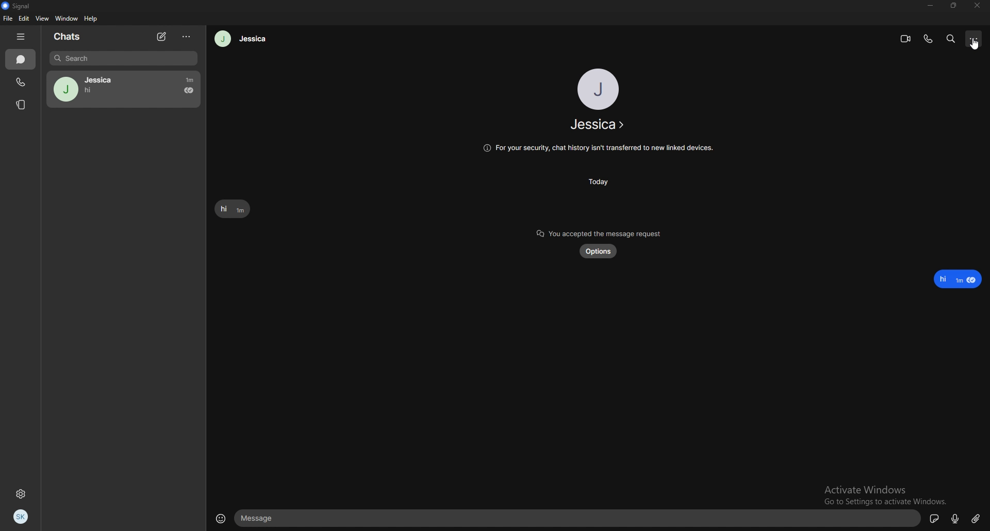  Describe the element at coordinates (66, 19) in the screenshot. I see `Window` at that location.